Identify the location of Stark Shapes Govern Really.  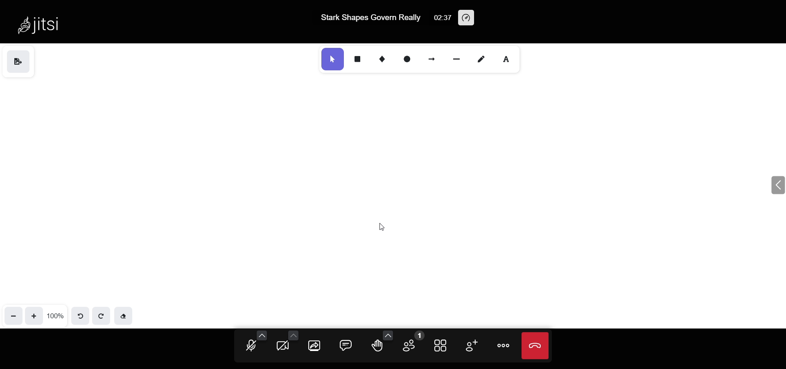
(368, 18).